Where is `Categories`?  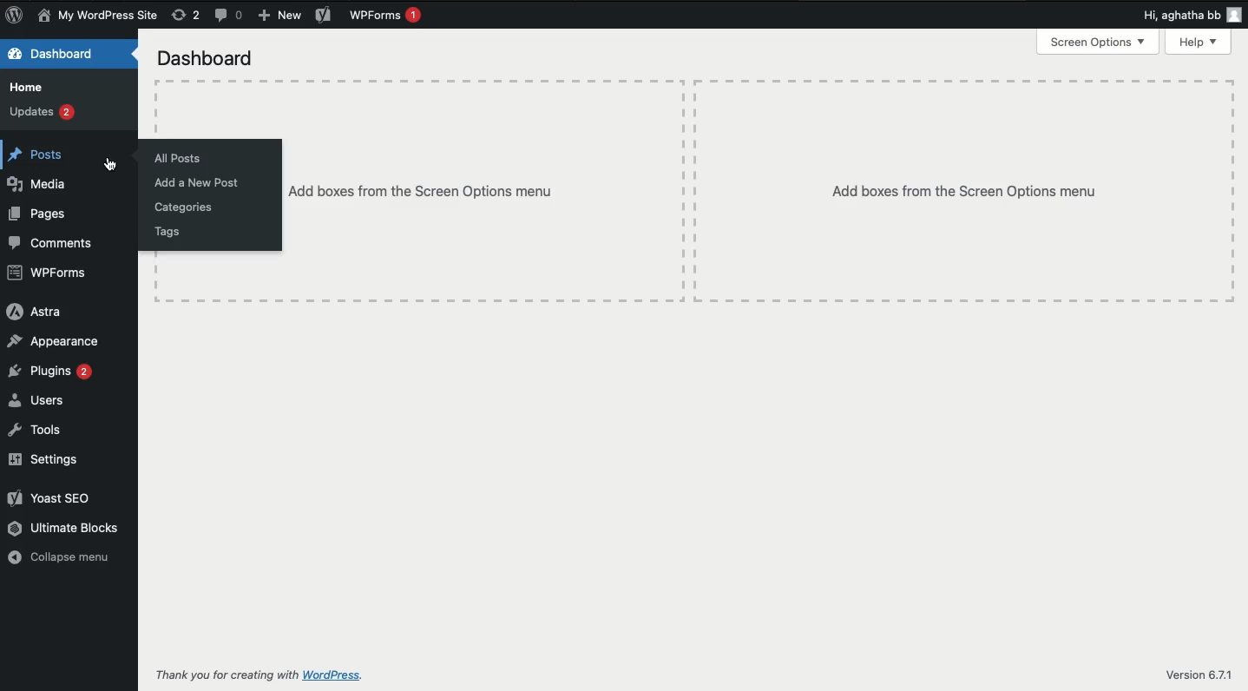
Categories is located at coordinates (185, 207).